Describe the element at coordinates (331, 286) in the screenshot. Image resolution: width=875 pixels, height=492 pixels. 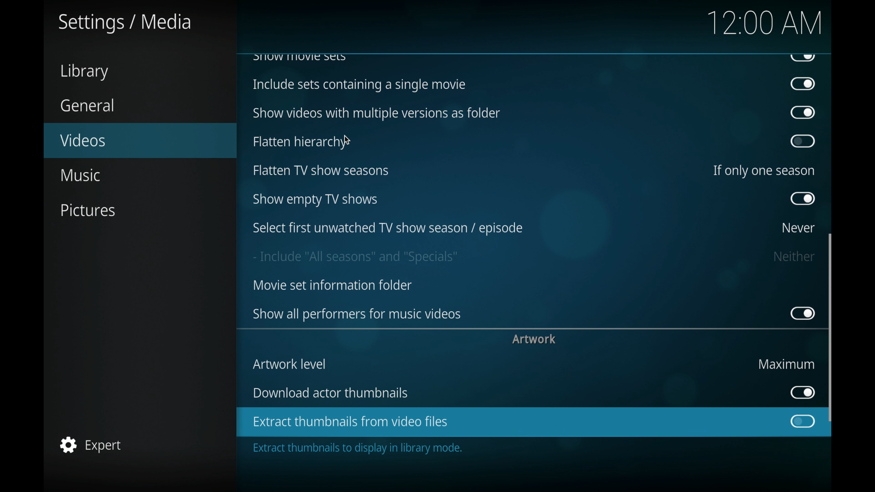
I see `movies information folder` at that location.